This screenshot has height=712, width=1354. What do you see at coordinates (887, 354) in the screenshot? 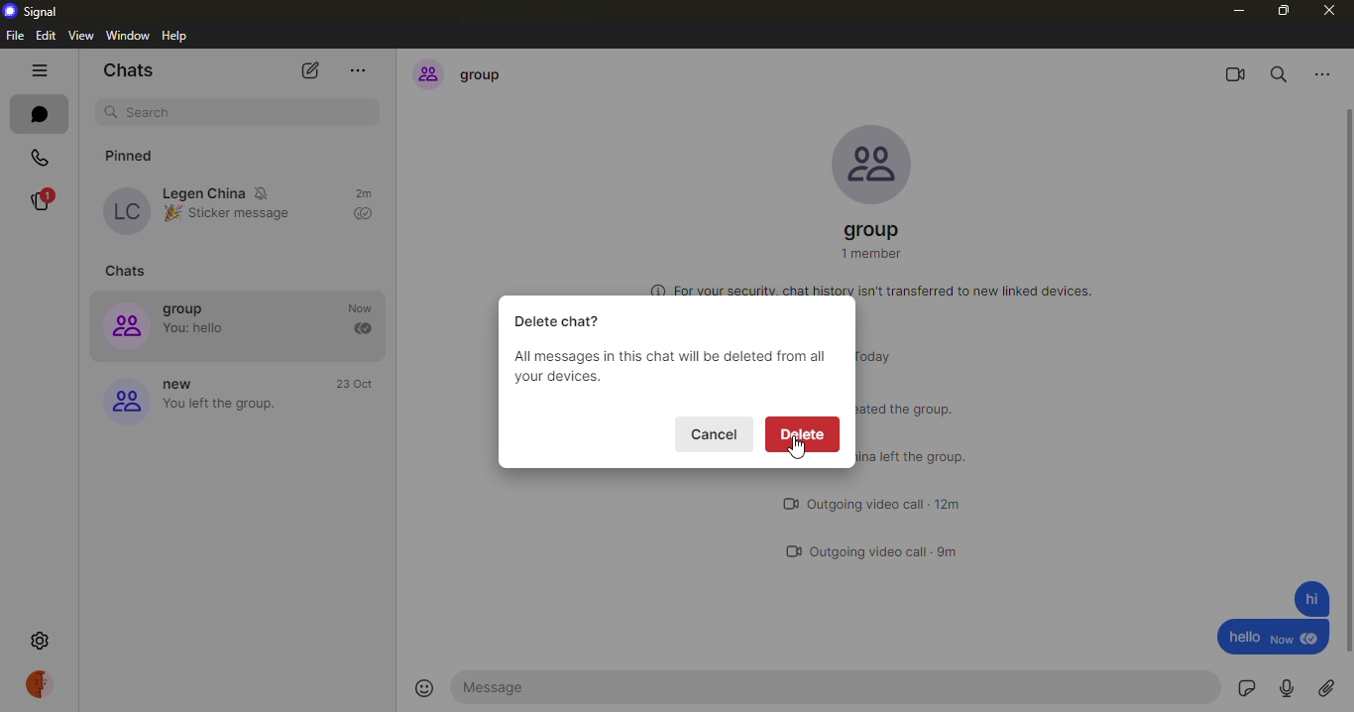
I see `today` at bounding box center [887, 354].